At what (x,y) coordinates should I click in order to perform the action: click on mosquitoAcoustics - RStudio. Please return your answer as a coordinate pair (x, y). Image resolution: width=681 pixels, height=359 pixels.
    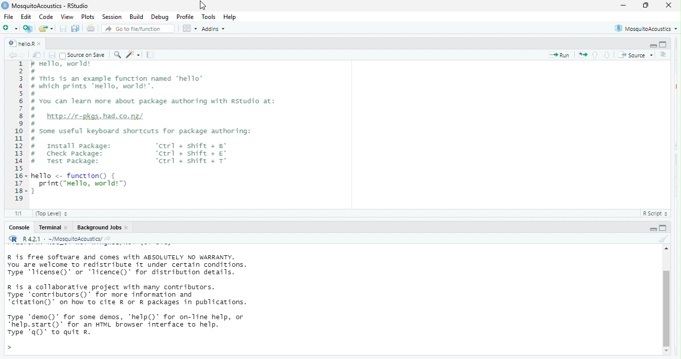
    Looking at the image, I should click on (55, 5).